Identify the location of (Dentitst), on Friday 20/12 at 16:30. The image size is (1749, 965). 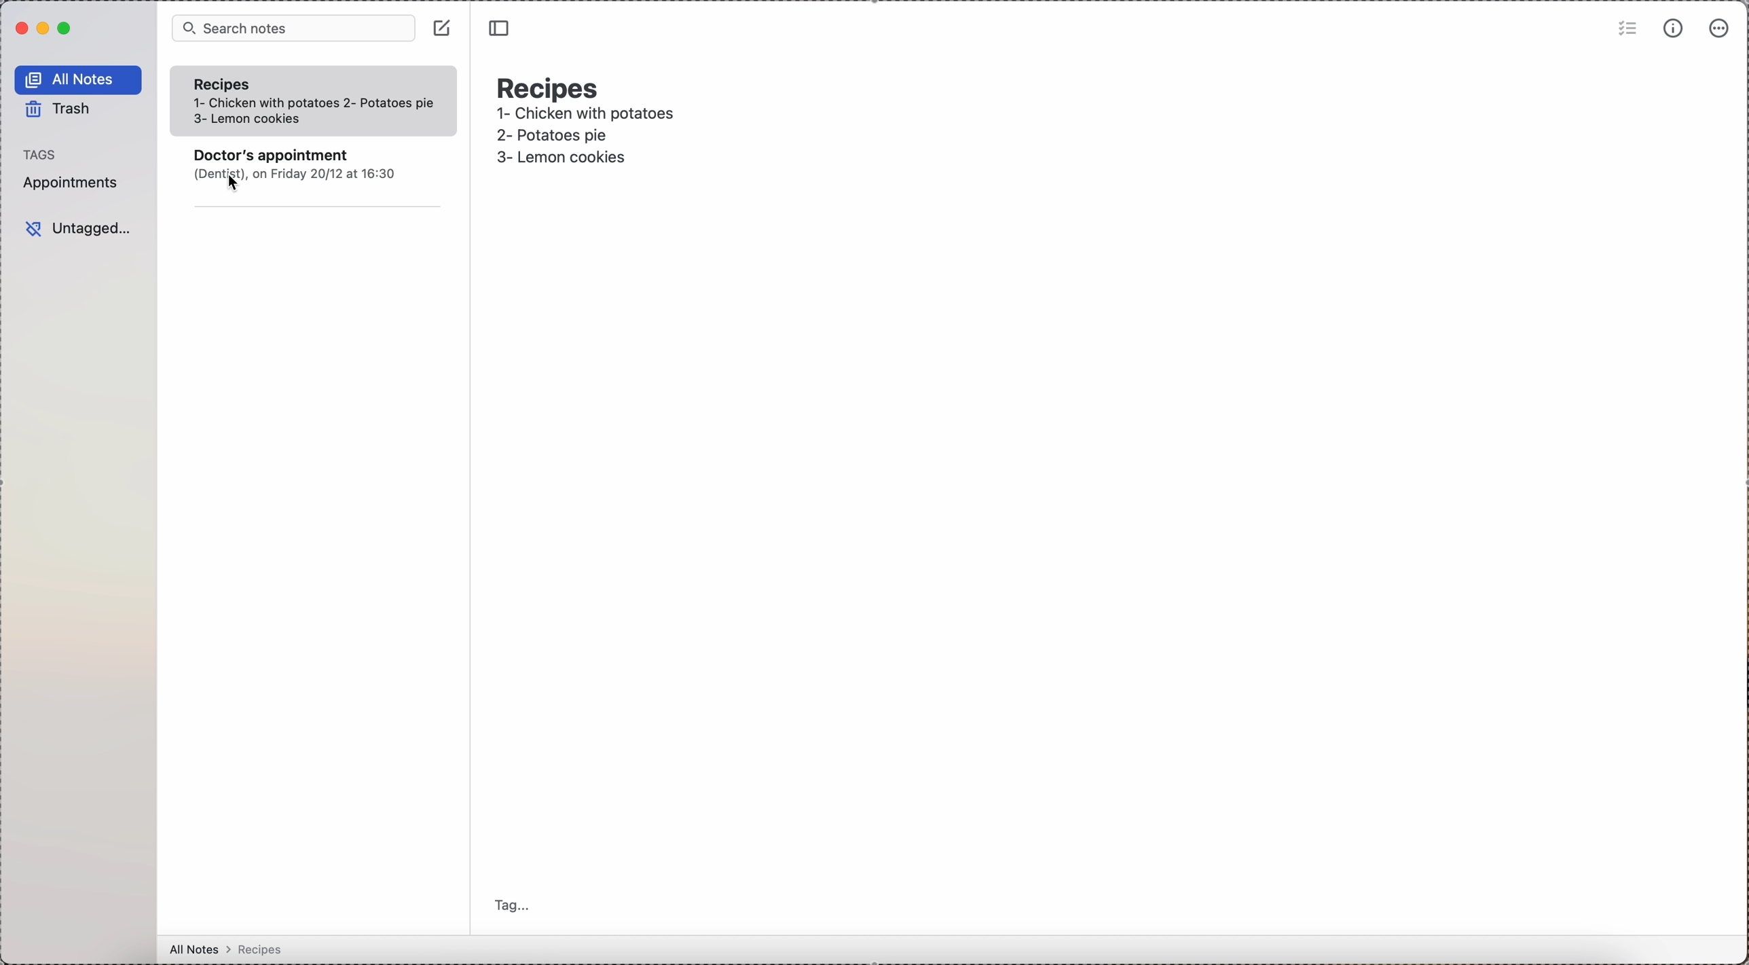
(304, 175).